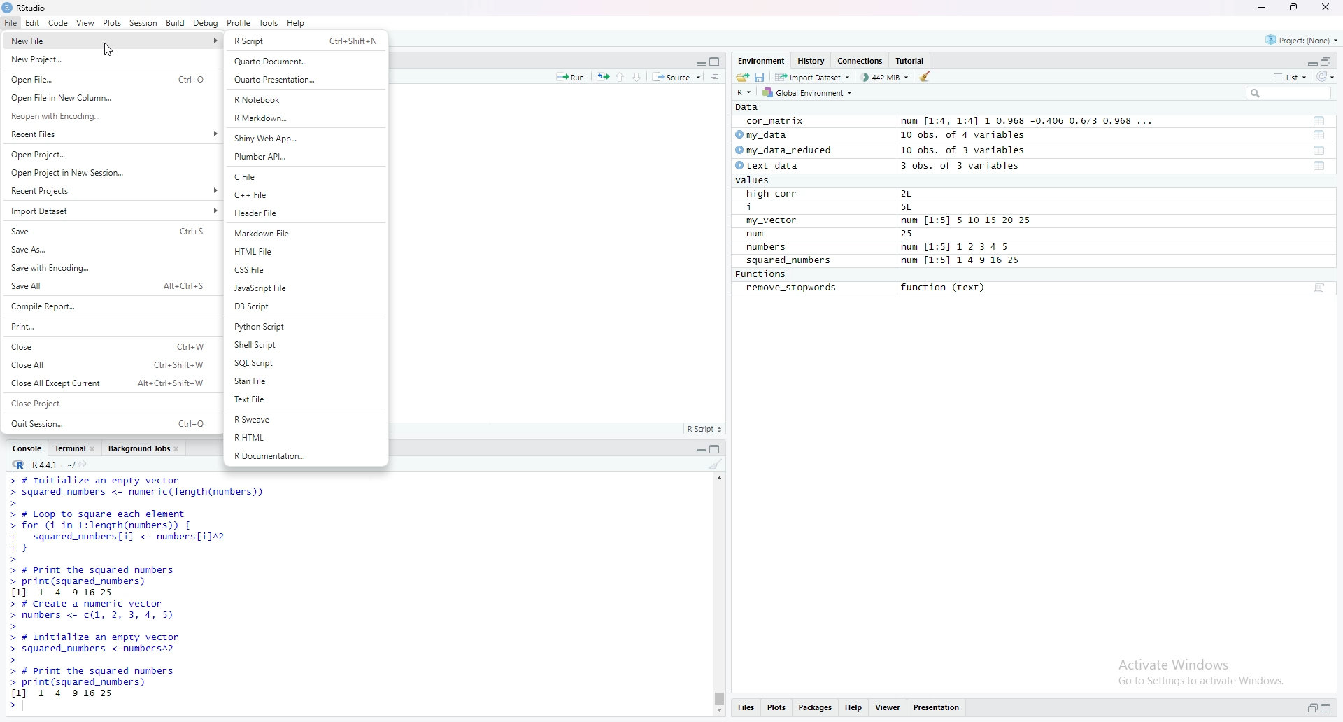 Image resolution: width=1343 pixels, height=722 pixels. Describe the element at coordinates (108, 248) in the screenshot. I see `Save As...` at that location.